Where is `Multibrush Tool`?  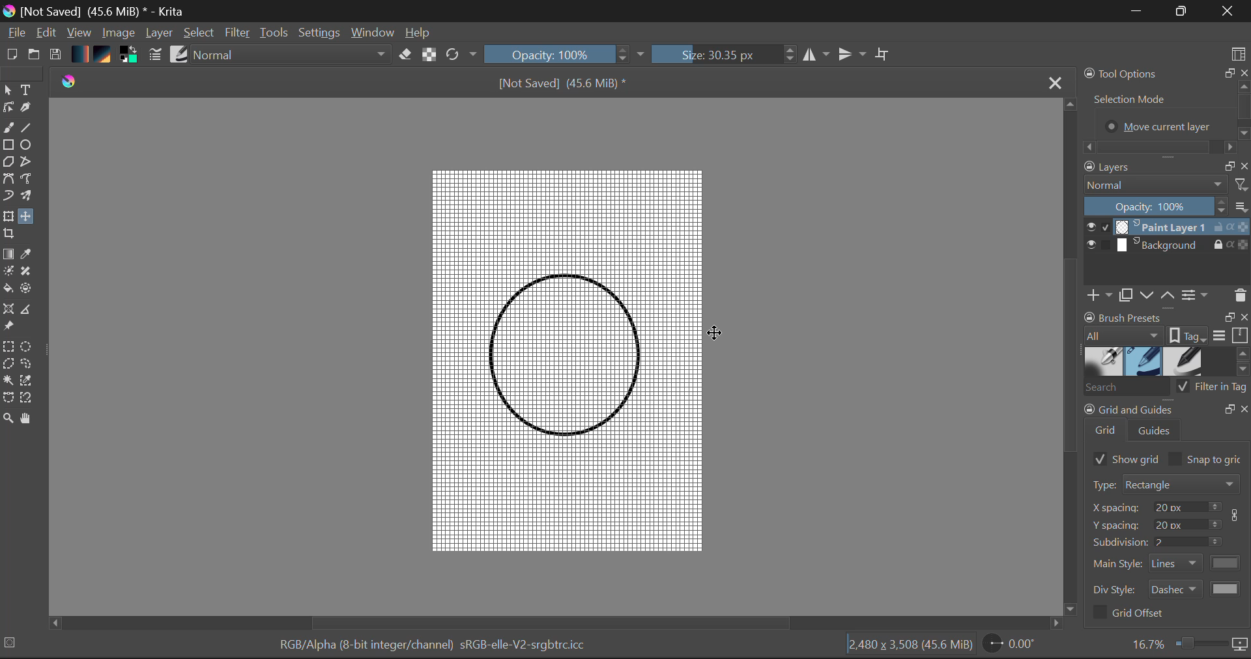
Multibrush Tool is located at coordinates (31, 199).